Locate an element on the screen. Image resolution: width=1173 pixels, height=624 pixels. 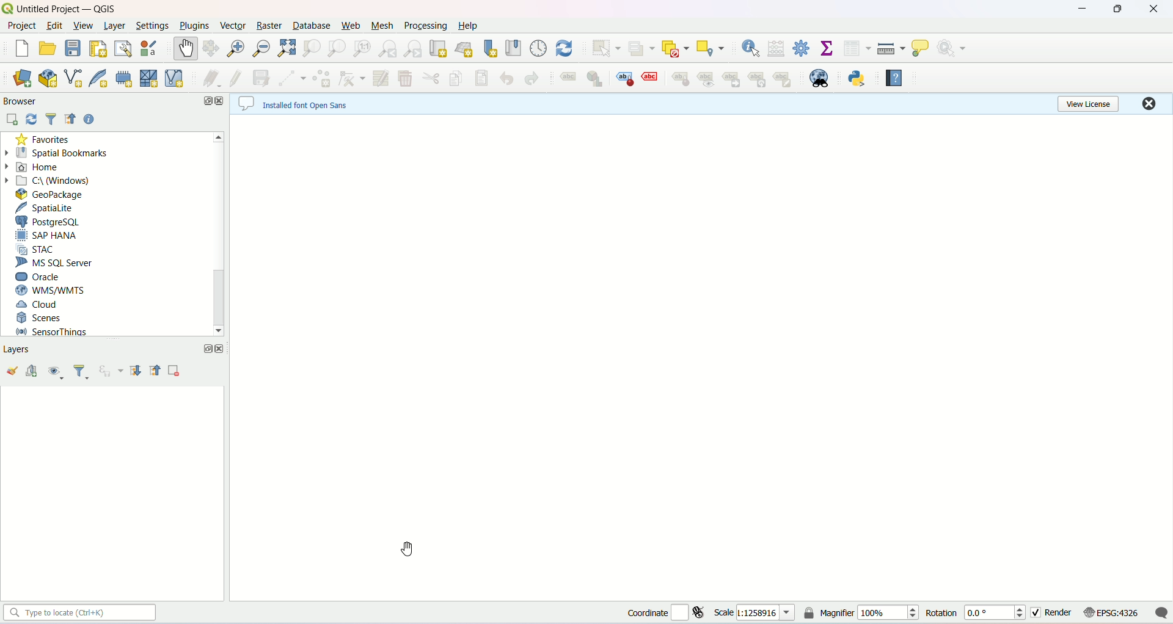
toggle extent and mouse location is located at coordinates (701, 615).